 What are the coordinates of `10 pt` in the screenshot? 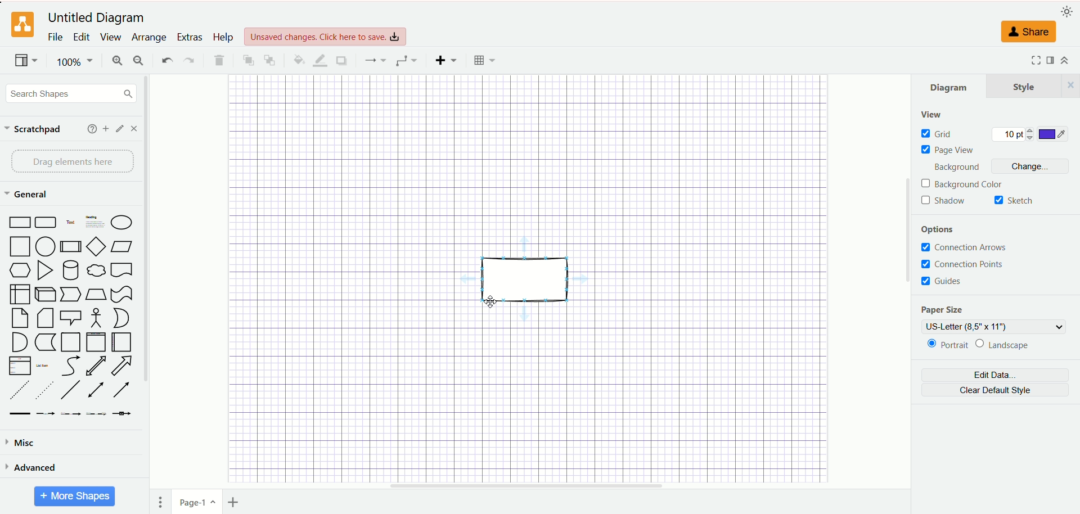 It's located at (1014, 135).